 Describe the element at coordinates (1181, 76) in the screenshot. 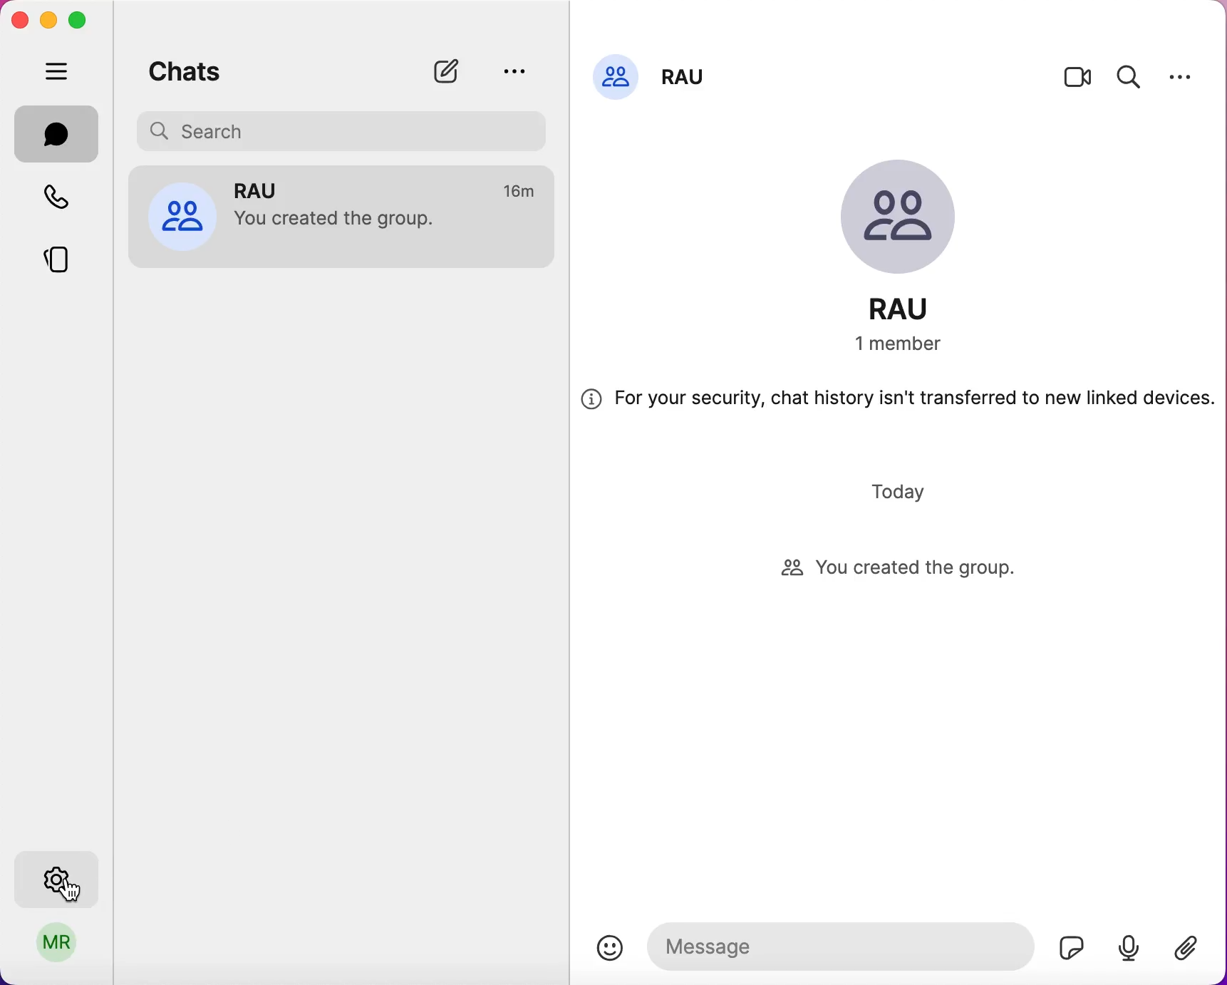

I see `settings` at that location.